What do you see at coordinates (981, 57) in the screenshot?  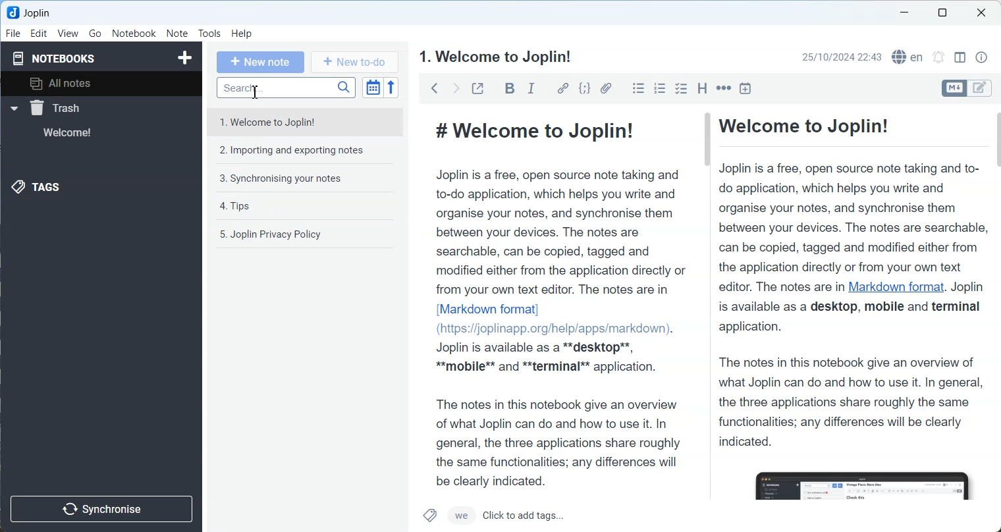 I see `Note Properties` at bounding box center [981, 57].